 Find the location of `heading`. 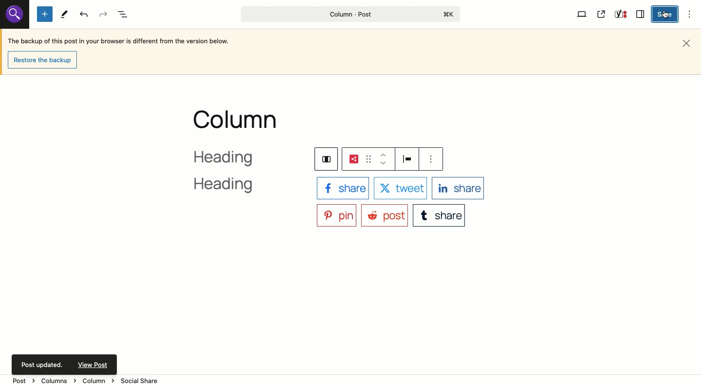

heading is located at coordinates (235, 173).